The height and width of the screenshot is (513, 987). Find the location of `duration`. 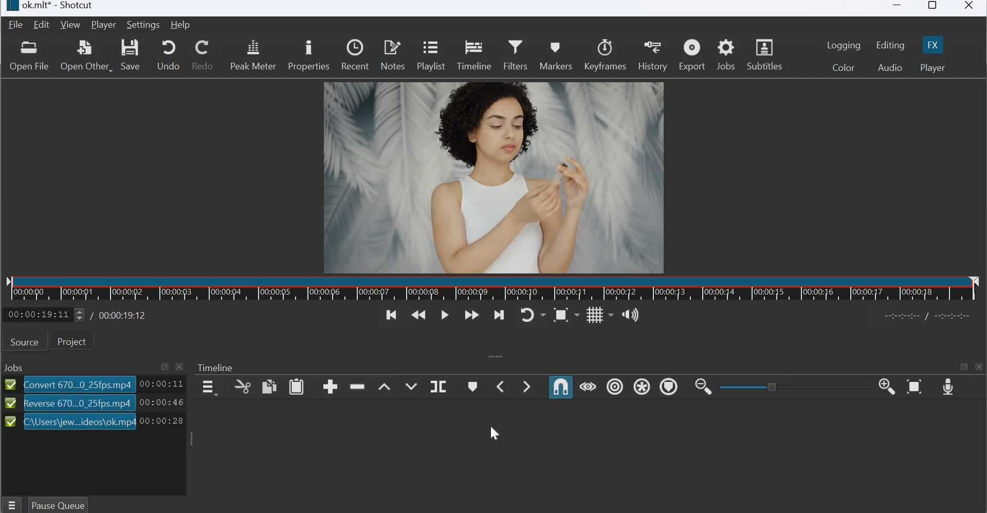

duration is located at coordinates (162, 384).